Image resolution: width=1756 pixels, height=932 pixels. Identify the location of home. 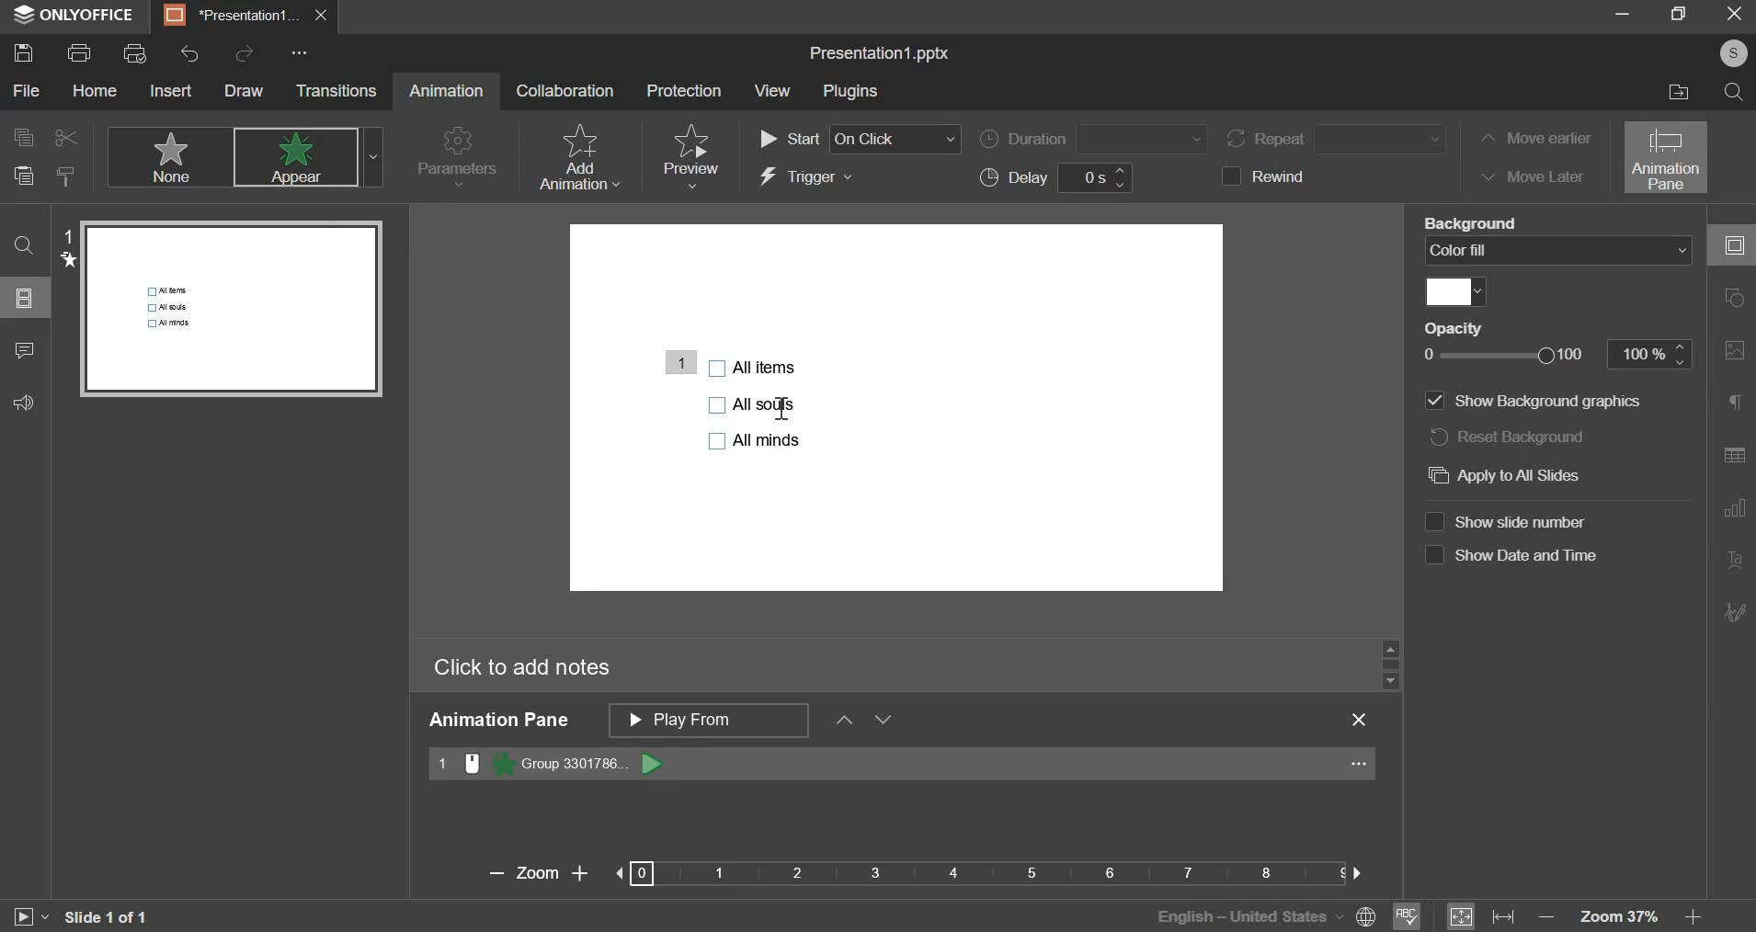
(95, 91).